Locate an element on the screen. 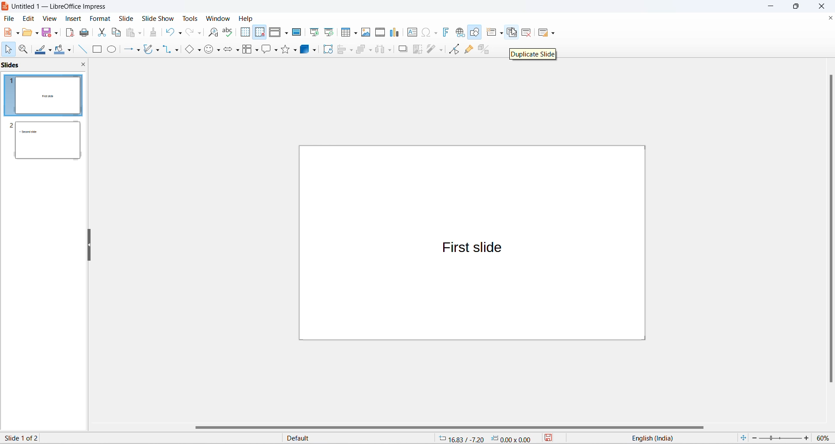 This screenshot has height=444, width=835. slides with slide number is located at coordinates (46, 121).